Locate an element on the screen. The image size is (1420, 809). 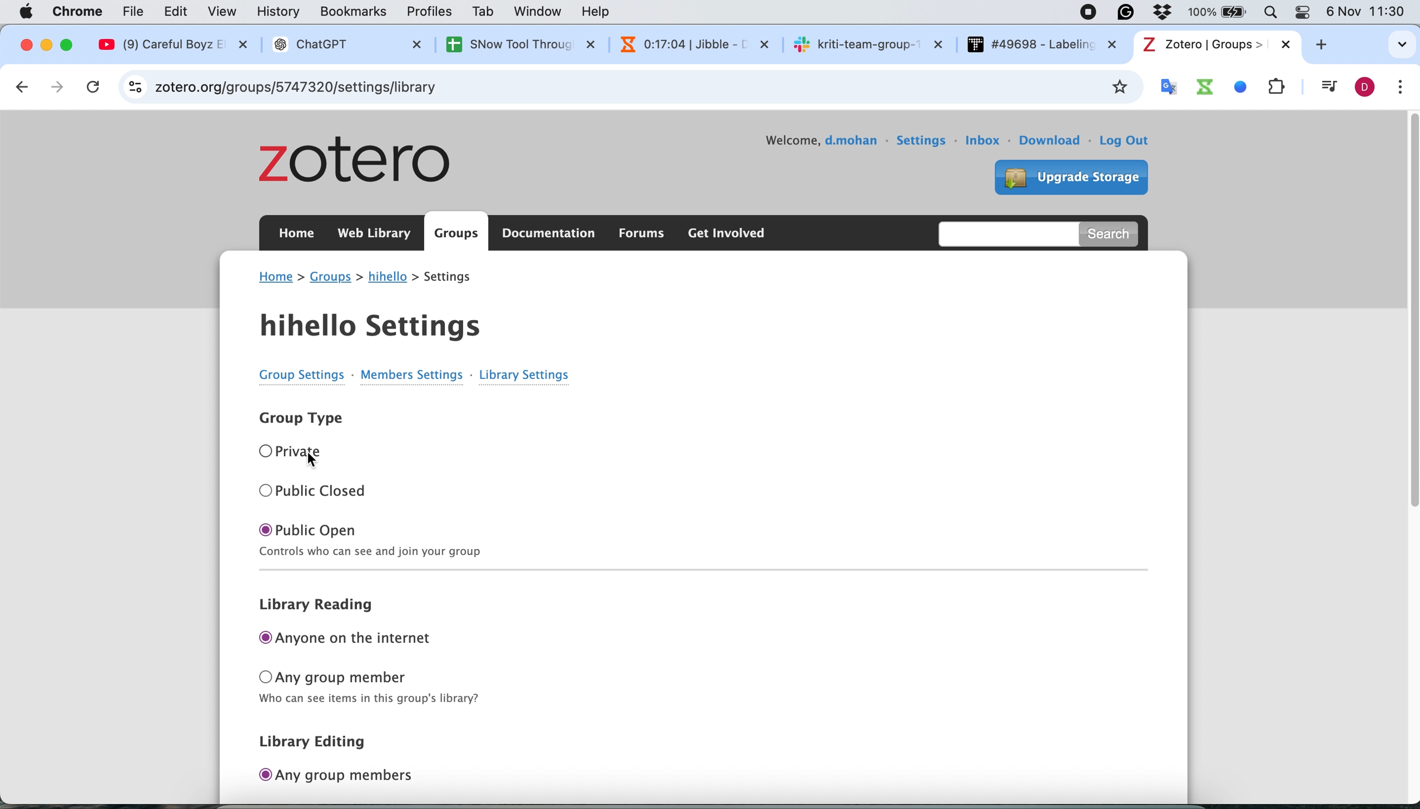
zotero.org/groups/5747320/hihello is located at coordinates (312, 88).